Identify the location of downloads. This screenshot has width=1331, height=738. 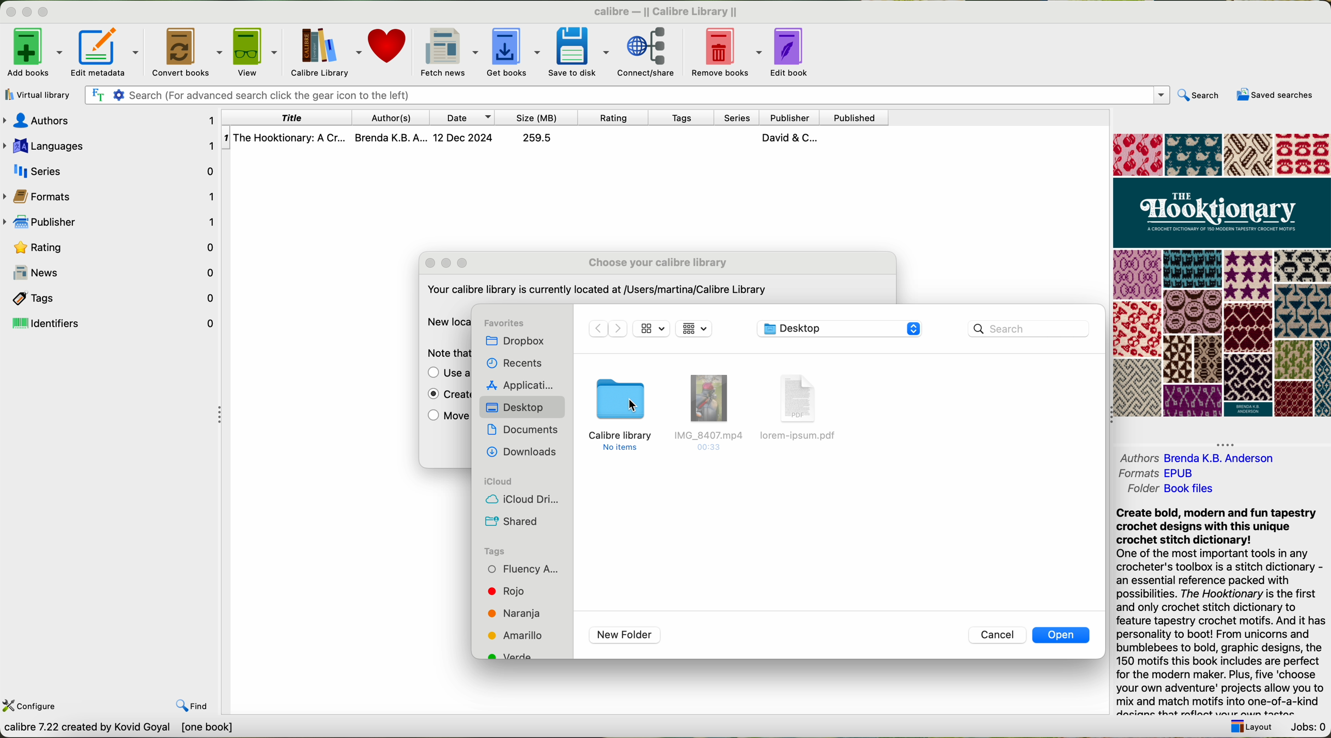
(518, 452).